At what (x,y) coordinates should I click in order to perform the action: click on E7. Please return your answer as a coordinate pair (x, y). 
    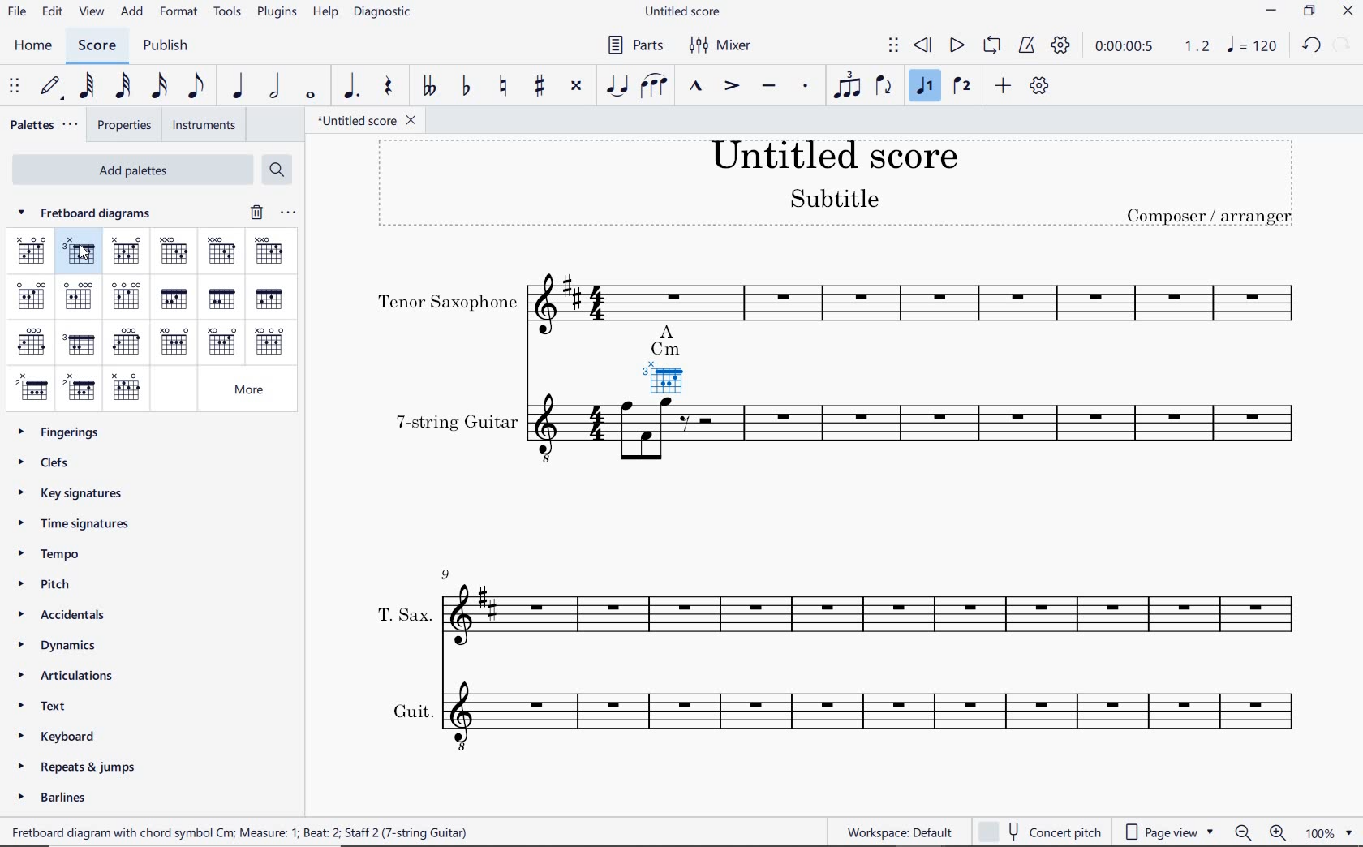
    Looking at the image, I should click on (128, 296).